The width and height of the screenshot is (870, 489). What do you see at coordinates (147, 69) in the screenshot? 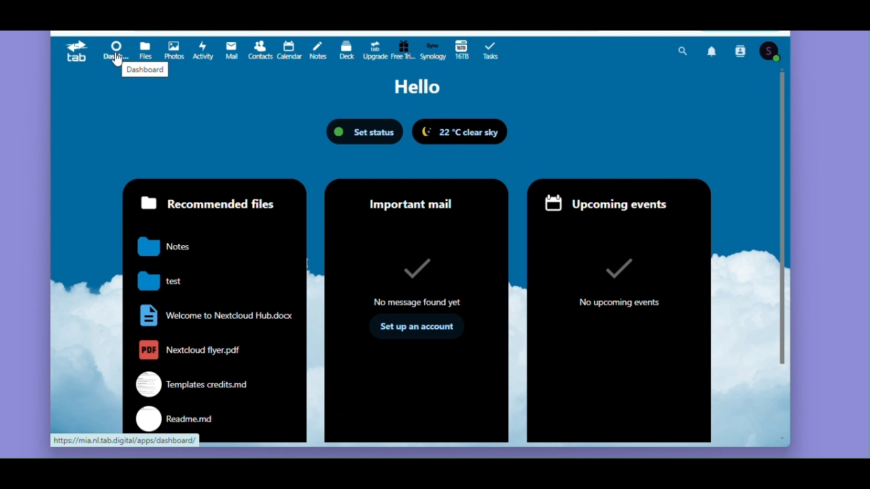
I see `Dashboard` at bounding box center [147, 69].